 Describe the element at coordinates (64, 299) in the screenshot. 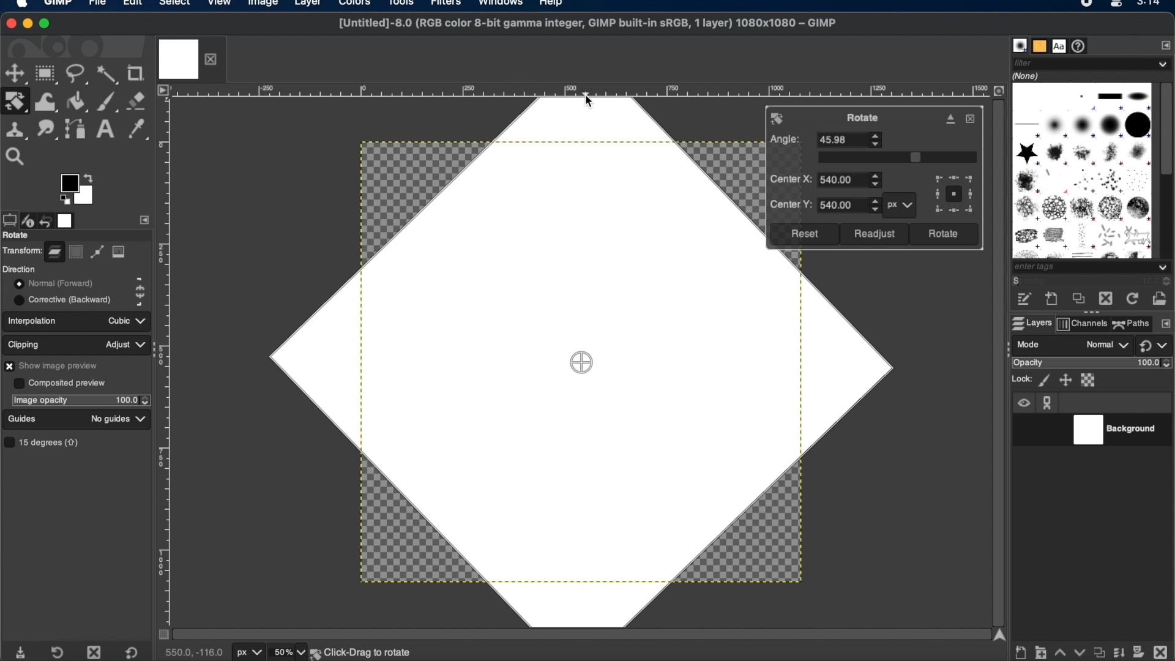

I see `corrective backward toggle` at that location.